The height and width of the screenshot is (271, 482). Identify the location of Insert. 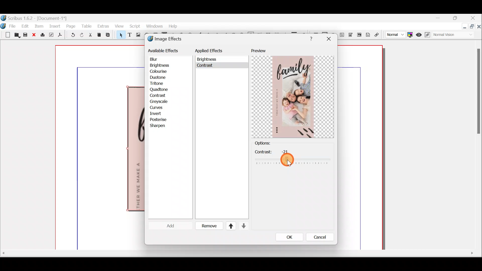
(55, 26).